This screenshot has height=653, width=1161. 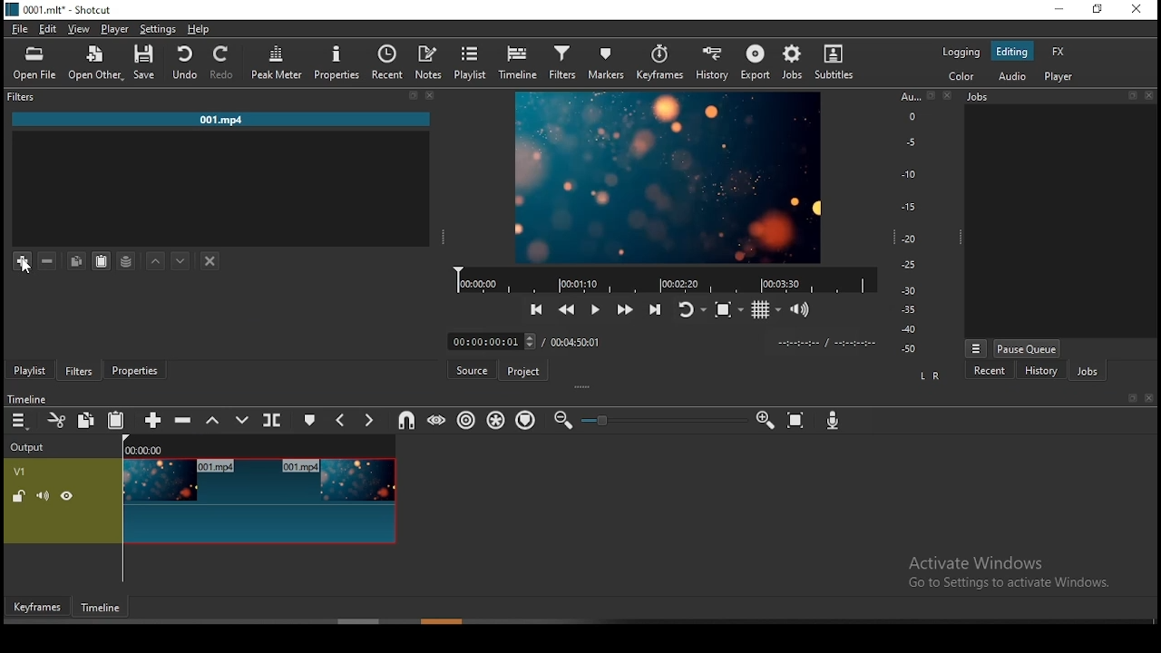 What do you see at coordinates (403, 421) in the screenshot?
I see `snap` at bounding box center [403, 421].